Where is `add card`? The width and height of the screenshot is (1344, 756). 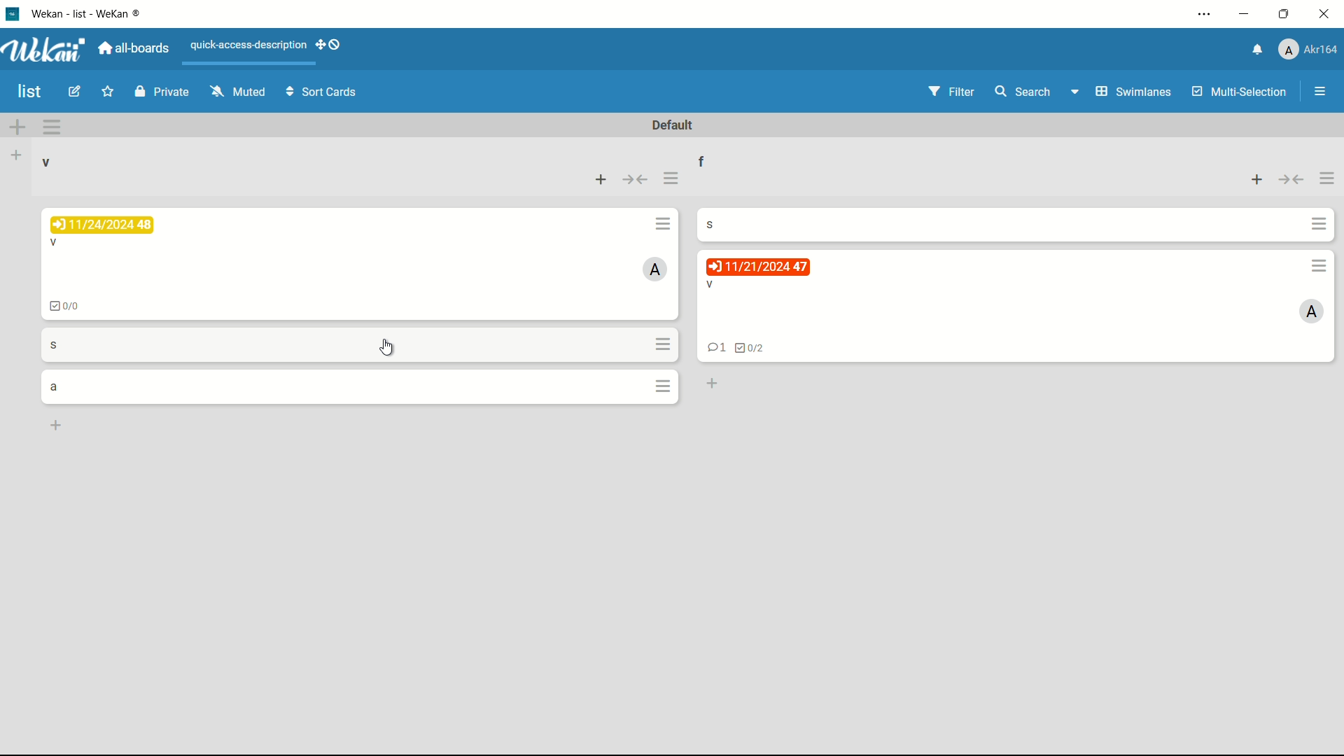
add card is located at coordinates (712, 384).